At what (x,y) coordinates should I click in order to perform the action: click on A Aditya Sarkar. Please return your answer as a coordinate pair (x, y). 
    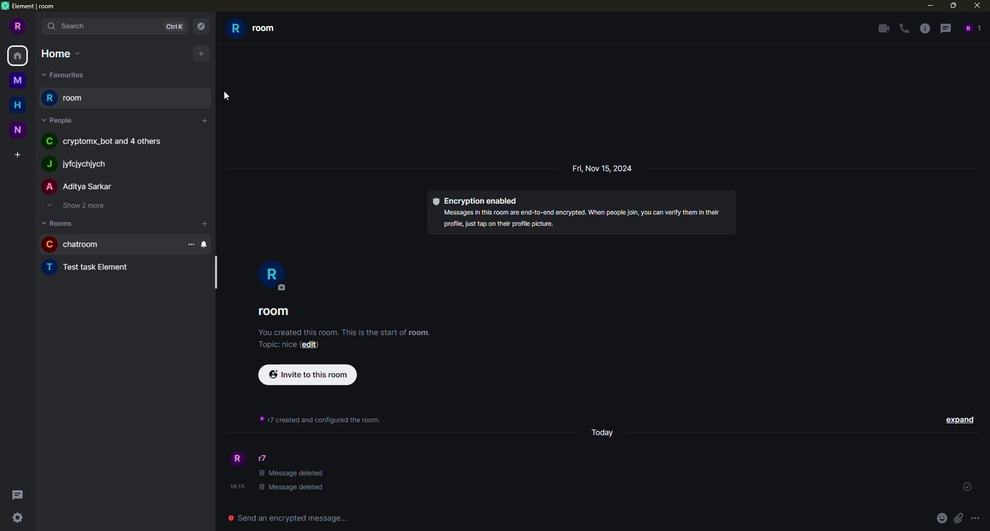
    Looking at the image, I should click on (76, 186).